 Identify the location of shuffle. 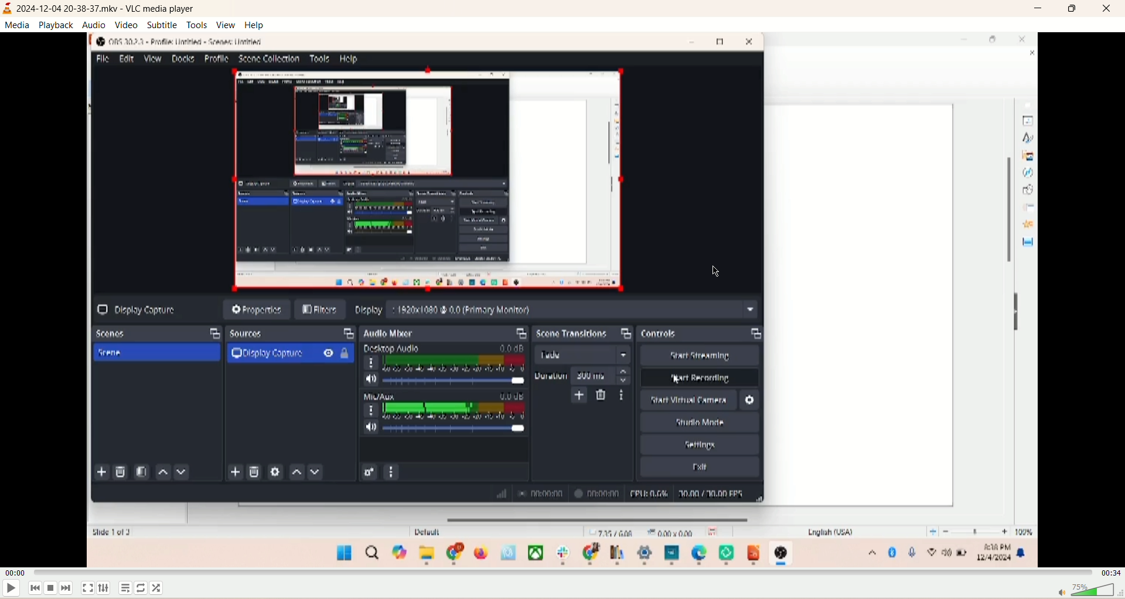
(161, 588).